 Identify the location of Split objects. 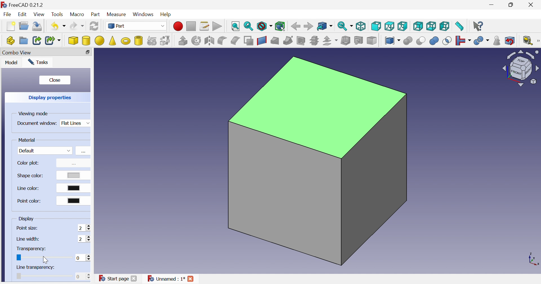
(482, 41).